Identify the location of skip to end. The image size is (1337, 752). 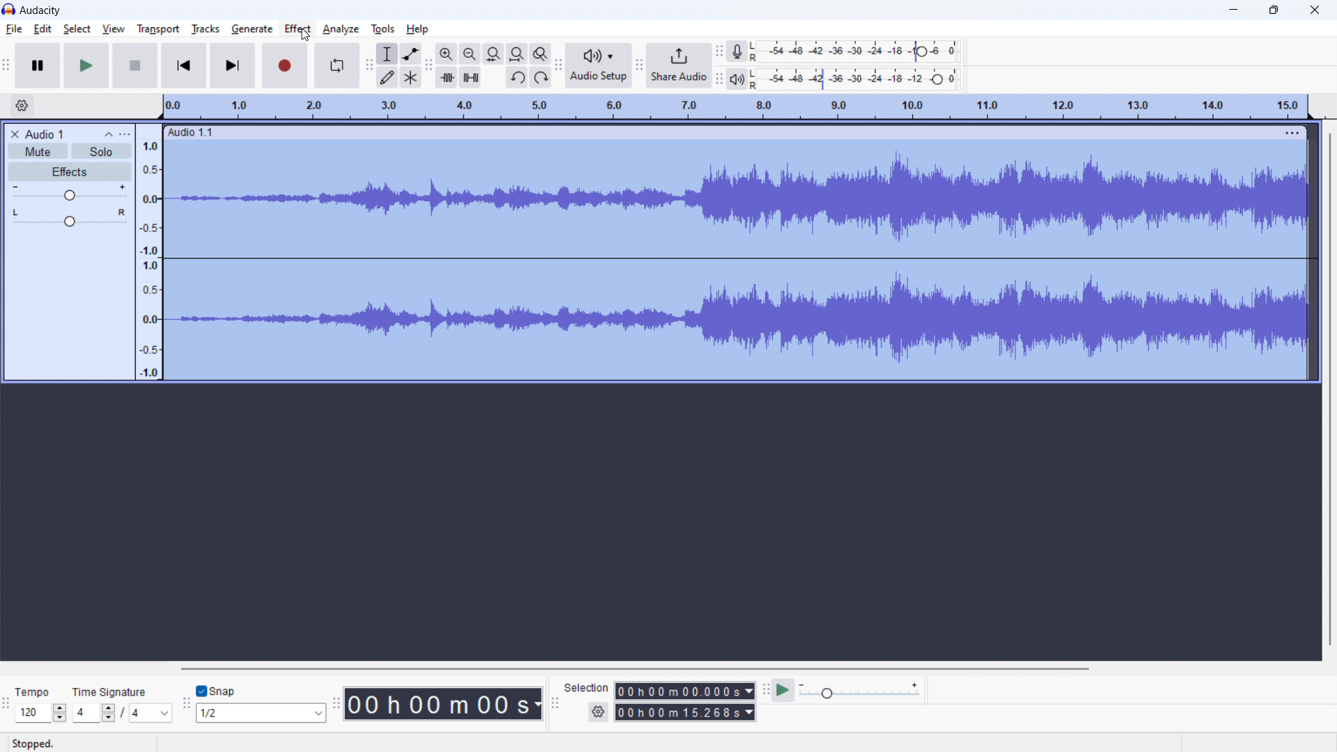
(234, 66).